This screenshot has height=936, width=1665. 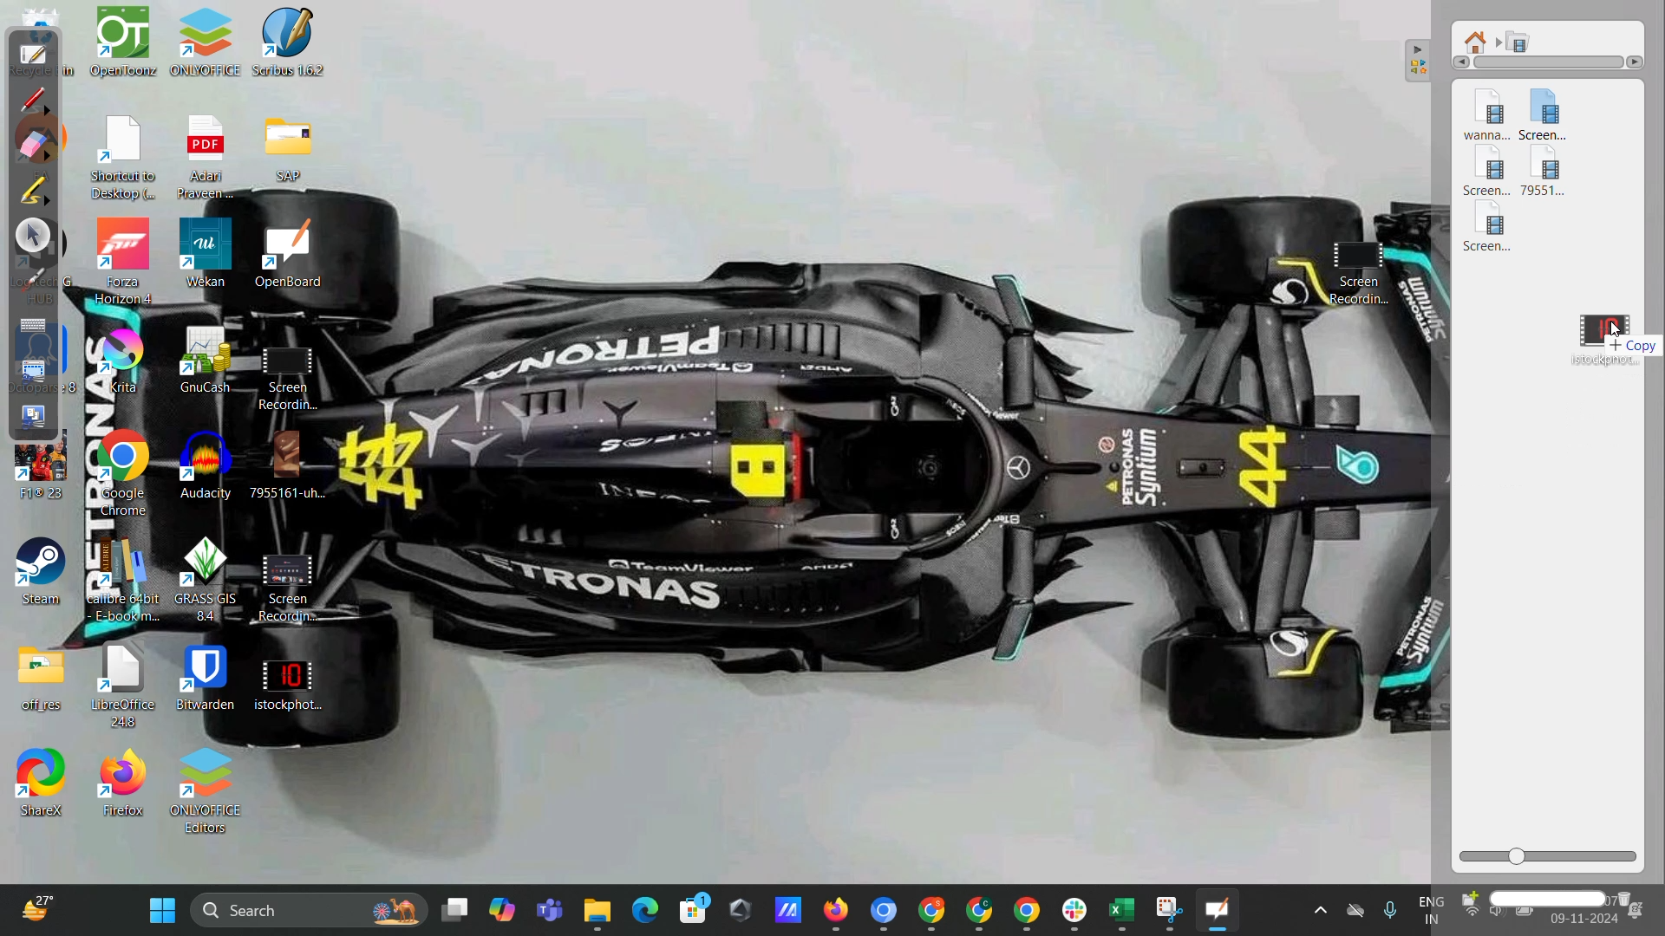 What do you see at coordinates (1637, 897) in the screenshot?
I see `delete` at bounding box center [1637, 897].